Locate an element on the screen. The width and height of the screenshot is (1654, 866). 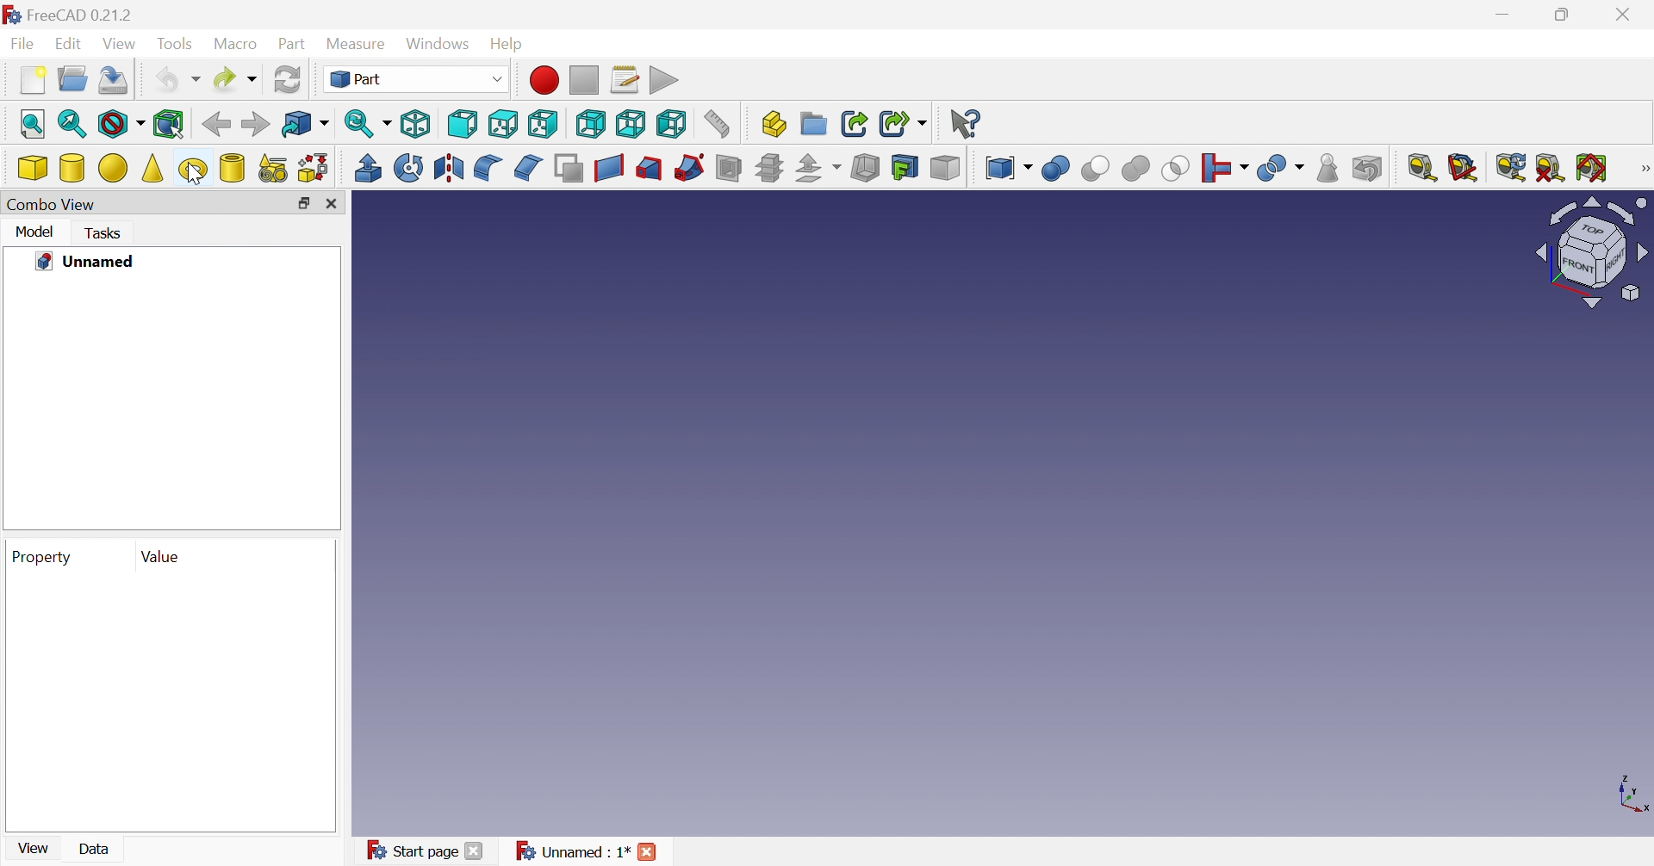
Isometric is located at coordinates (418, 124).